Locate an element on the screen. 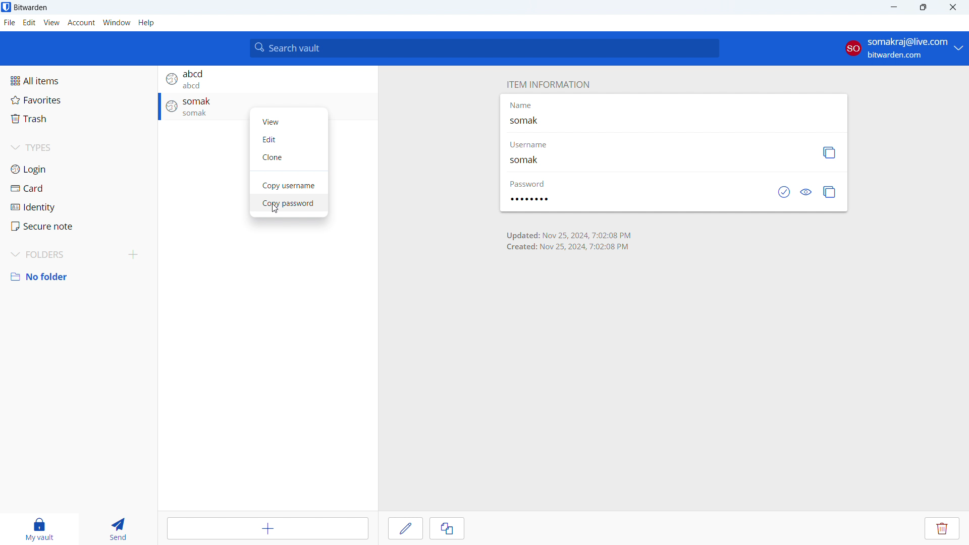 The width and height of the screenshot is (969, 545). minimize is located at coordinates (892, 8).